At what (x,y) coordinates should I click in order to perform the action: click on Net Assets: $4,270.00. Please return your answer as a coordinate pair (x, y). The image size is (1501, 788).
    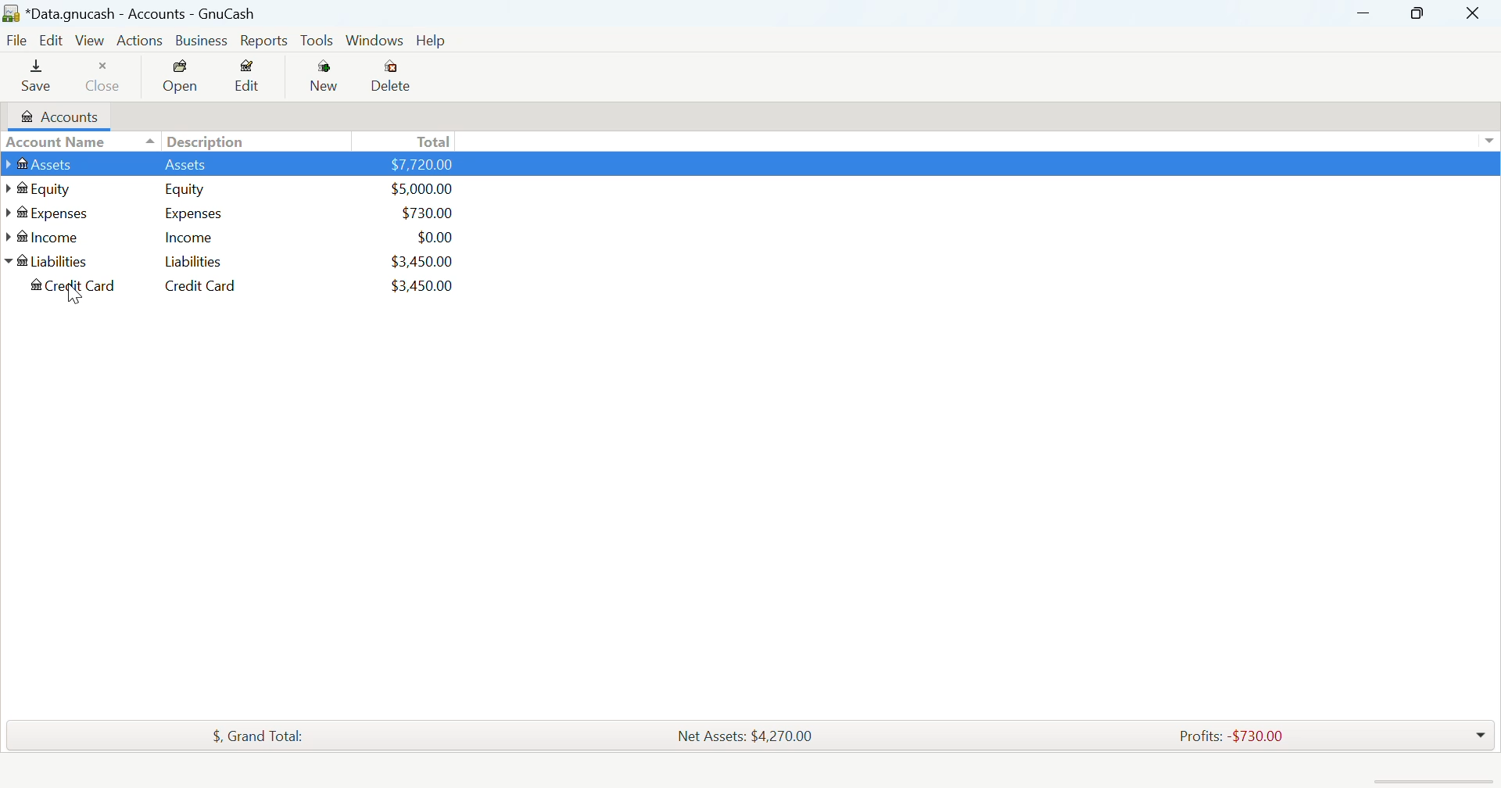
    Looking at the image, I should click on (747, 736).